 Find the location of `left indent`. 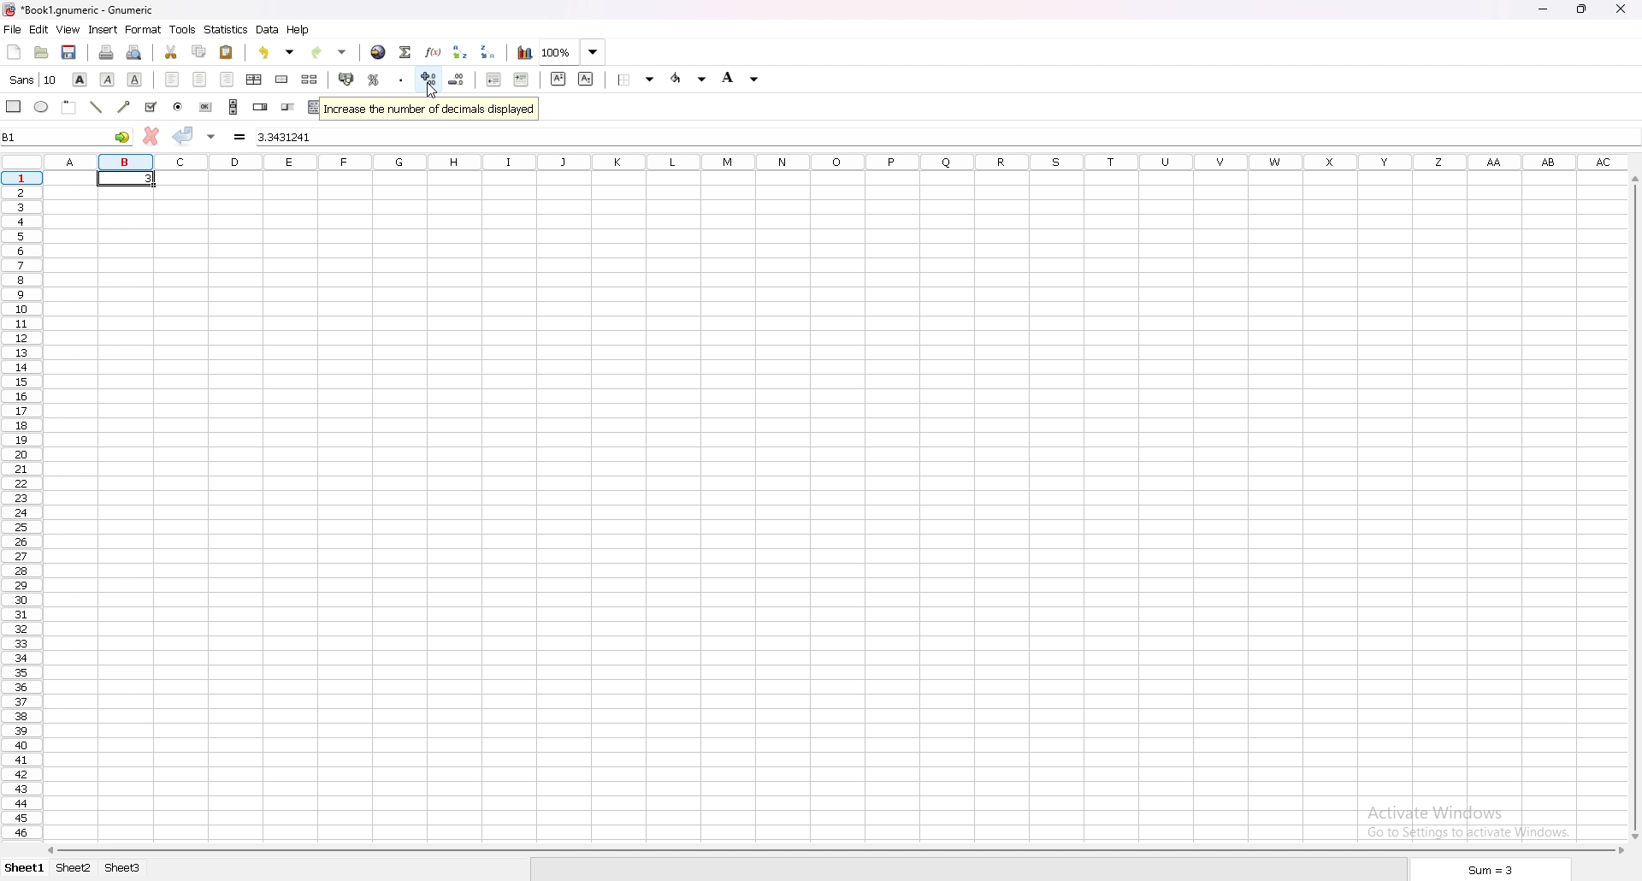

left indent is located at coordinates (173, 80).